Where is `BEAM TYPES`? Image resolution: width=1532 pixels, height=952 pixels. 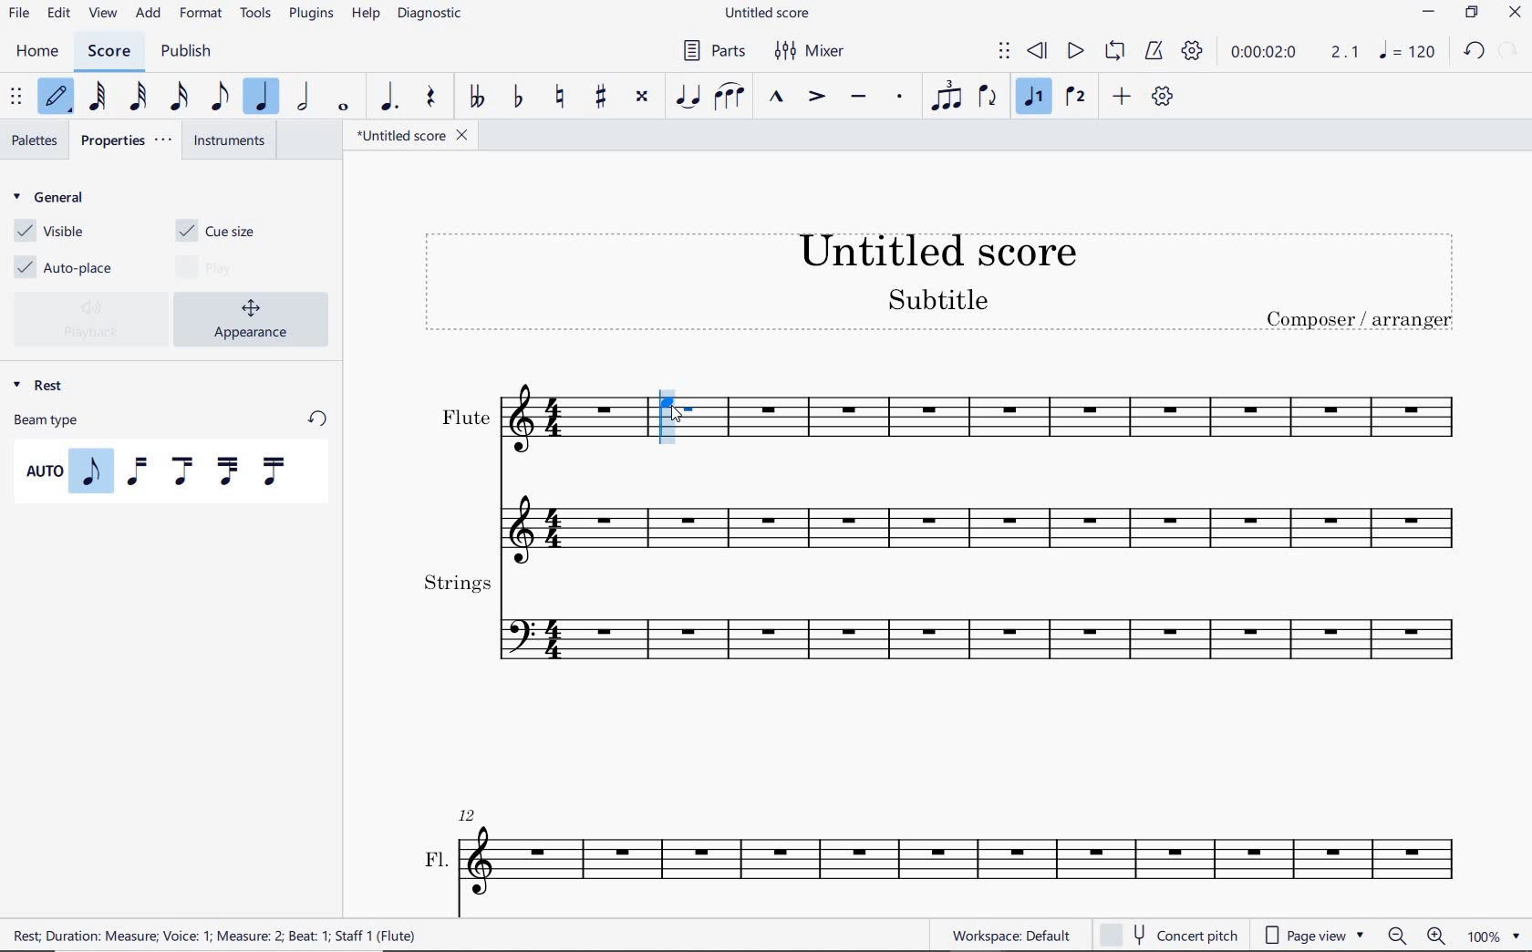 BEAM TYPES is located at coordinates (163, 471).